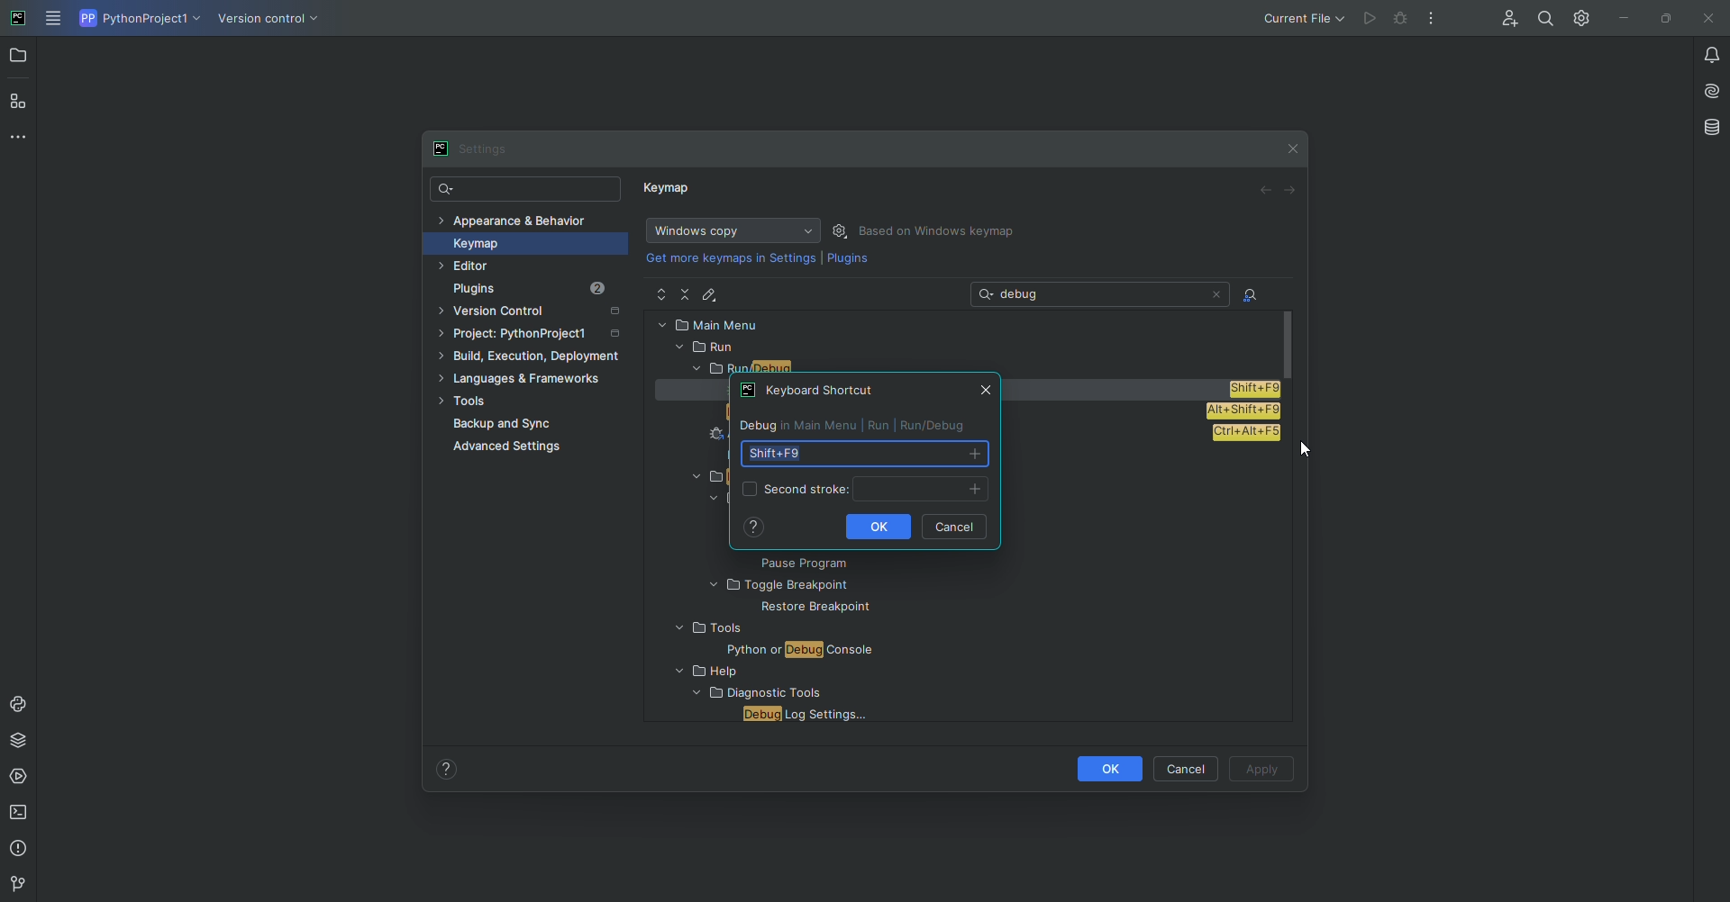 The image size is (1730, 902). I want to click on FOLDER NAME, so click(776, 672).